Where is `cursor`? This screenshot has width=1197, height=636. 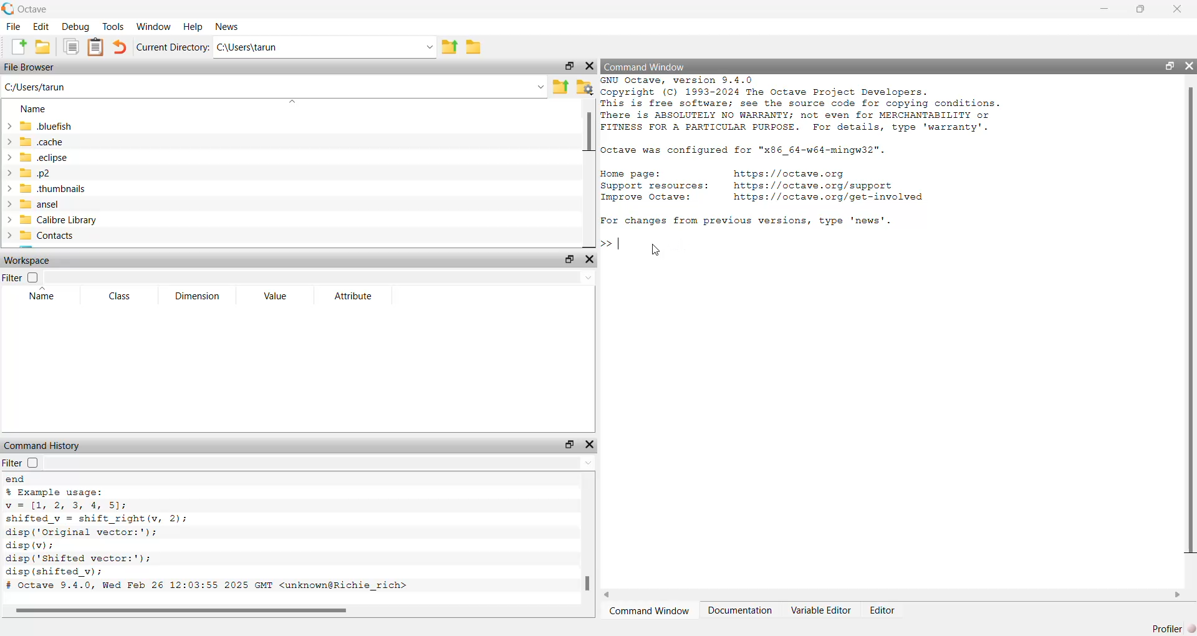 cursor is located at coordinates (653, 250).